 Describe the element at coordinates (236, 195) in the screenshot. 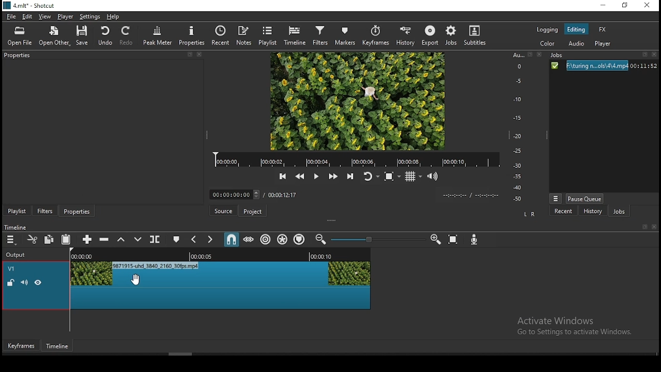

I see `Timer` at that location.